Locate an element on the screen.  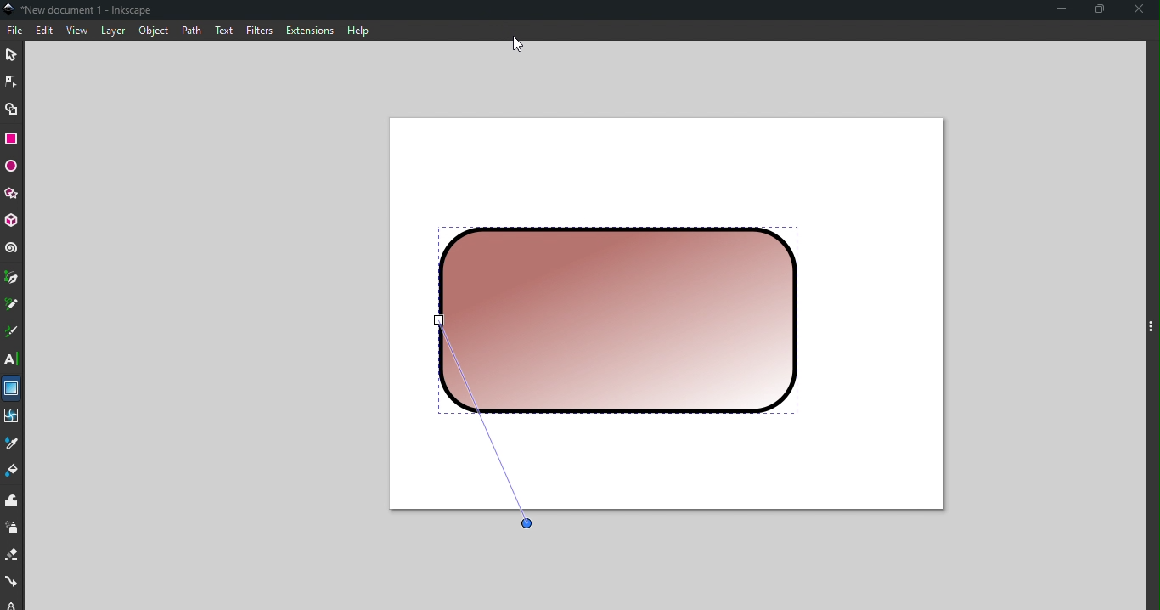
Minimize is located at coordinates (1057, 11).